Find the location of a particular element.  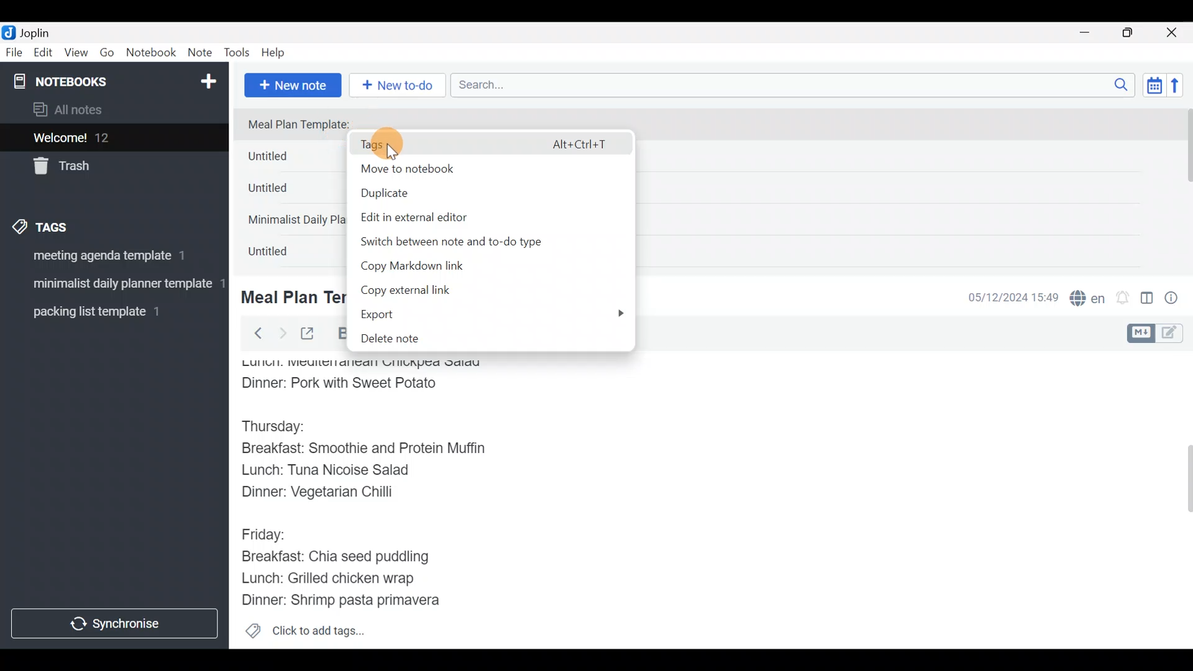

Dinner: Pork with Sweet Potato is located at coordinates (356, 383).